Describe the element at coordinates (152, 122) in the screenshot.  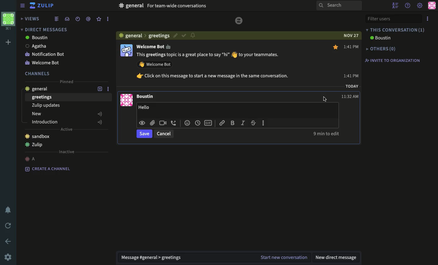
I see `attachment` at that location.